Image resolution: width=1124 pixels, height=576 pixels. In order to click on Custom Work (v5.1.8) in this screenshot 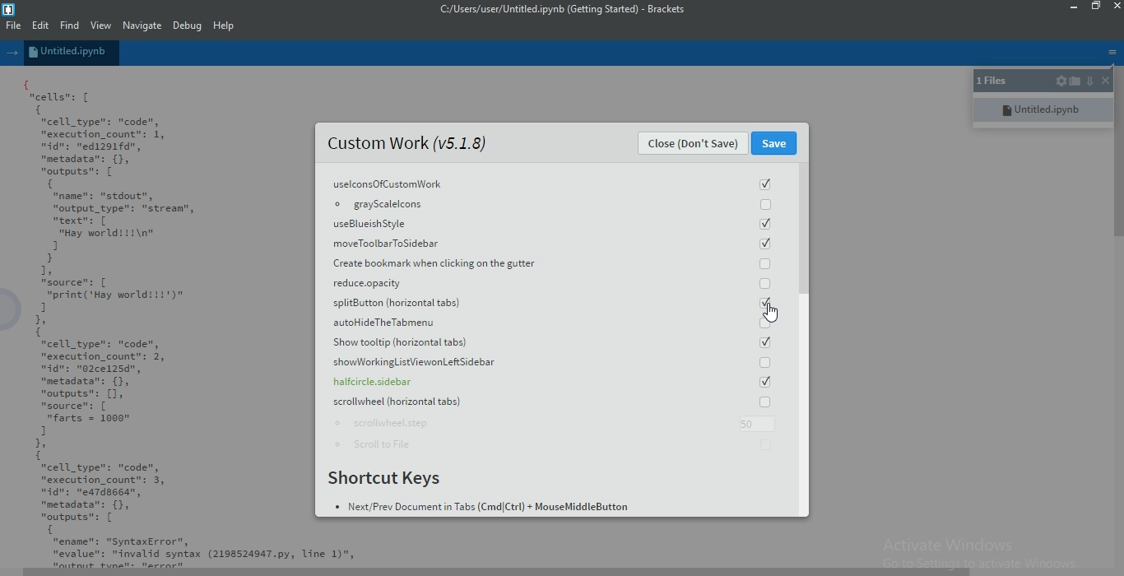, I will do `click(416, 141)`.